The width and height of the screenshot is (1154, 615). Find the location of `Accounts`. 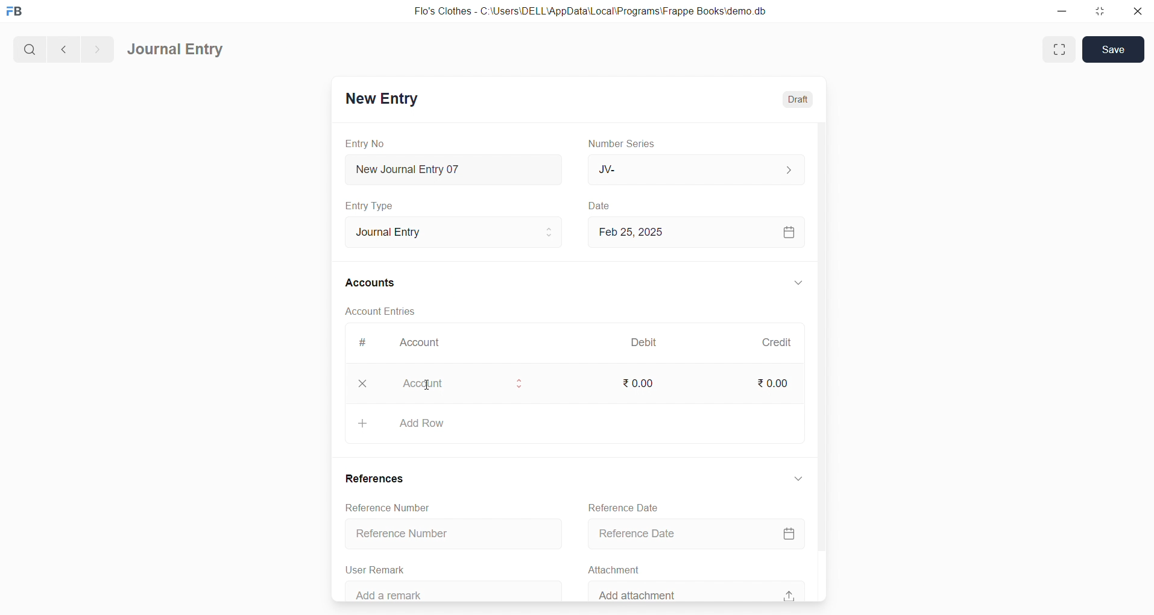

Accounts is located at coordinates (371, 284).